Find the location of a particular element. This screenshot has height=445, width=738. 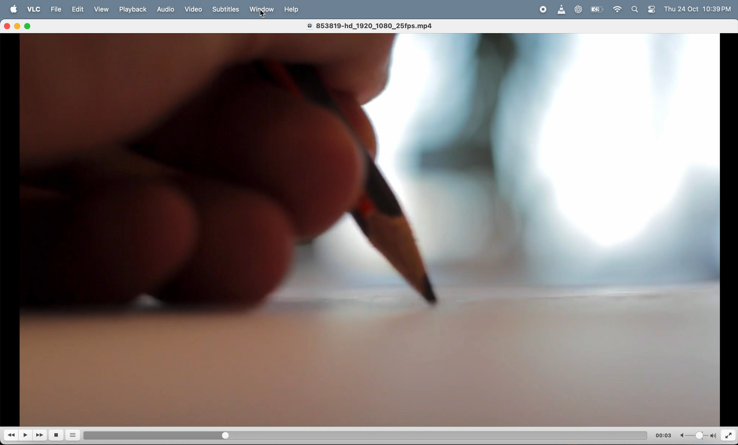

duration is located at coordinates (358, 435).